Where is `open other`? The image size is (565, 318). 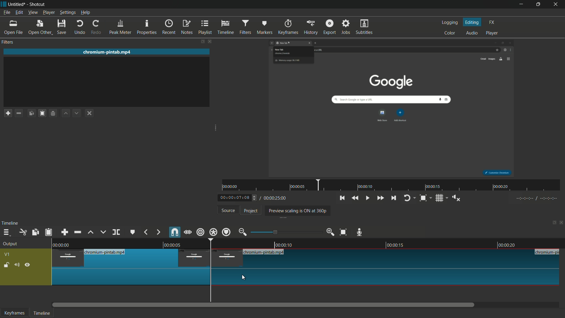
open other is located at coordinates (39, 27).